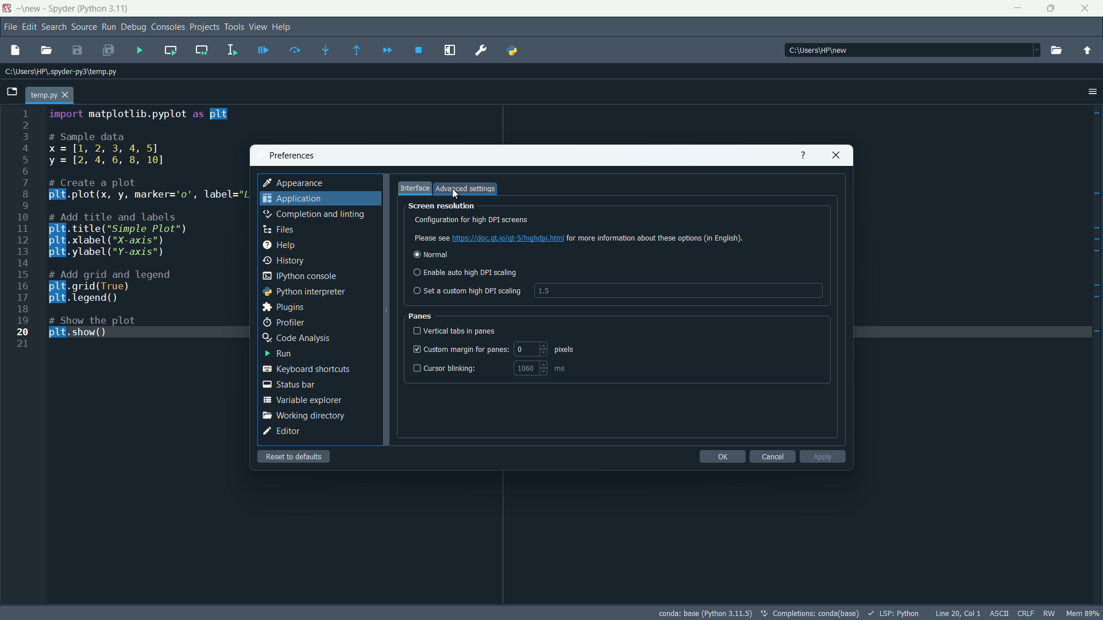 Image resolution: width=1103 pixels, height=620 pixels. Describe the element at coordinates (422, 316) in the screenshot. I see `panes` at that location.